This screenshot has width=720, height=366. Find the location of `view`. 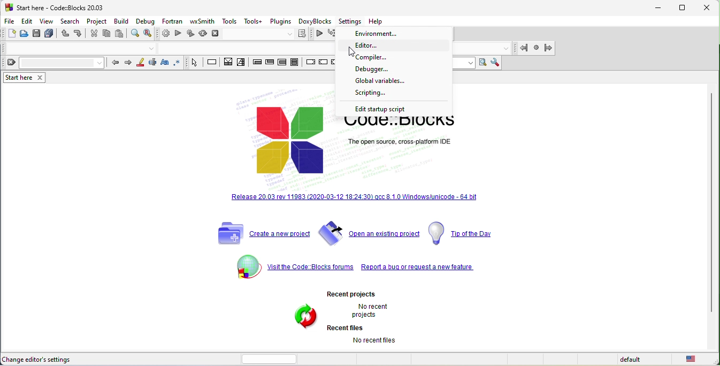

view is located at coordinates (47, 21).